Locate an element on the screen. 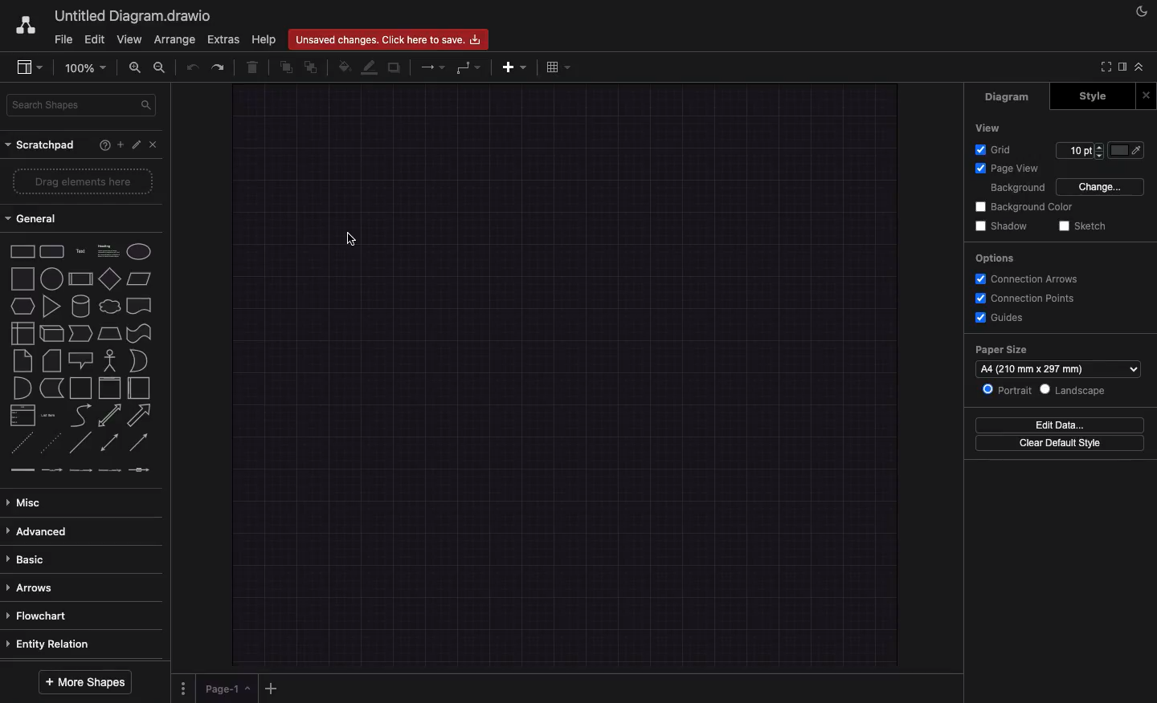 Image resolution: width=1157 pixels, height=703 pixels. text is located at coordinates (80, 252).